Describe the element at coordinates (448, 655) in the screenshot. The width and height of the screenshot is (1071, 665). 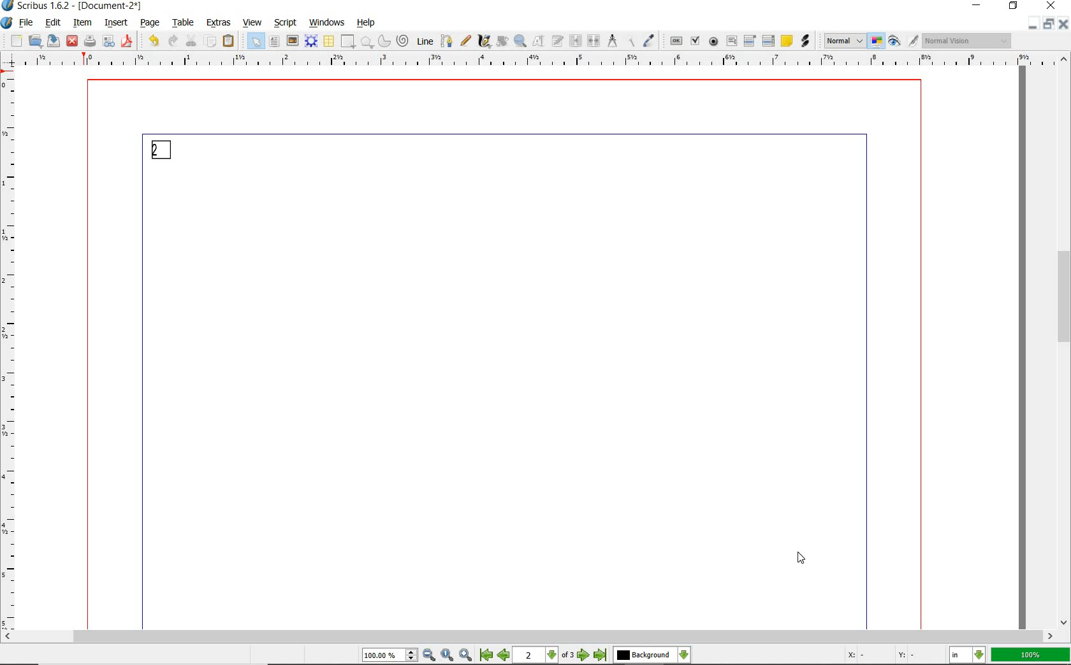
I see `Zoom to 100%` at that location.